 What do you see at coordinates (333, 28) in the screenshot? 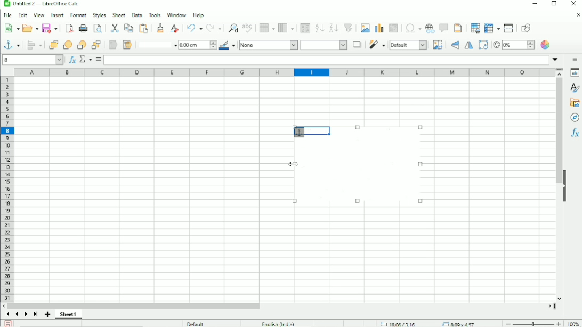
I see `Sort descending` at bounding box center [333, 28].